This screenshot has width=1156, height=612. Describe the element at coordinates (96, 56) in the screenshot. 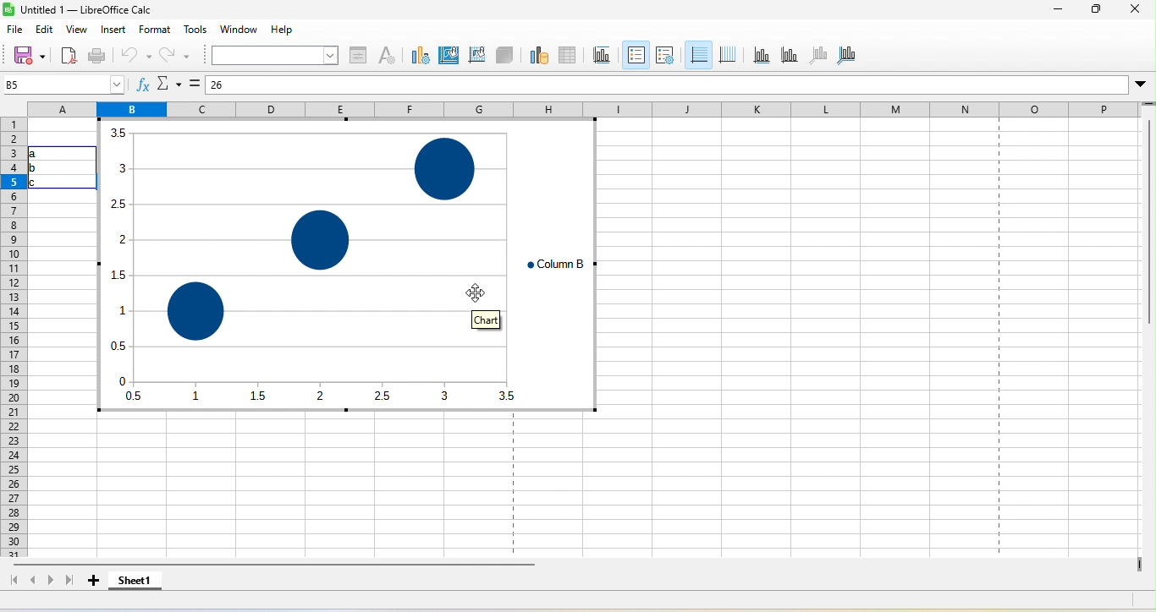

I see `print` at that location.